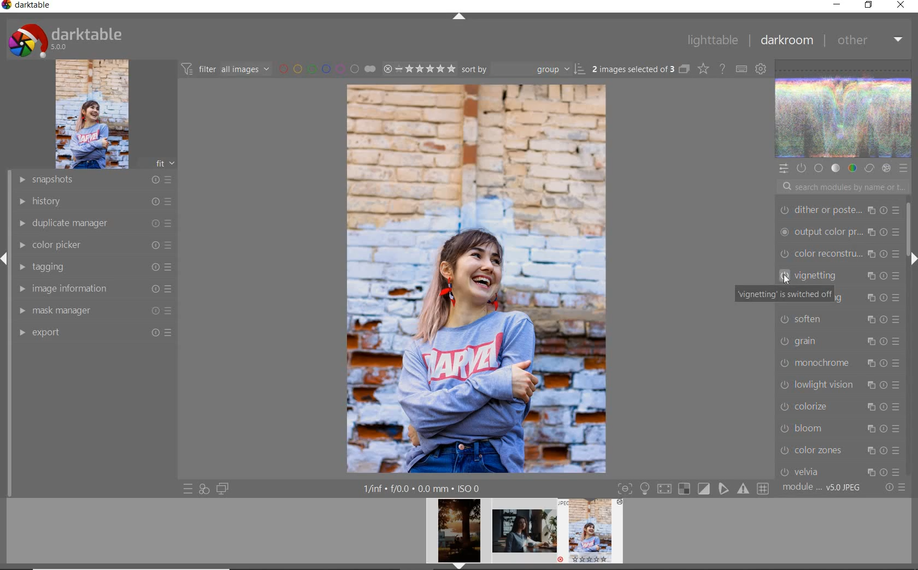 The image size is (918, 570). Describe the element at coordinates (95, 310) in the screenshot. I see `mask manager` at that location.